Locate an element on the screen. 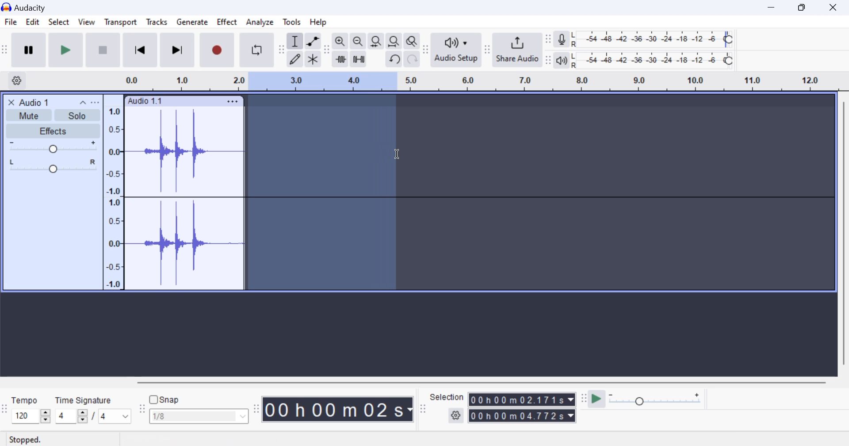 This screenshot has width=849, height=446. Time Signature is located at coordinates (84, 399).